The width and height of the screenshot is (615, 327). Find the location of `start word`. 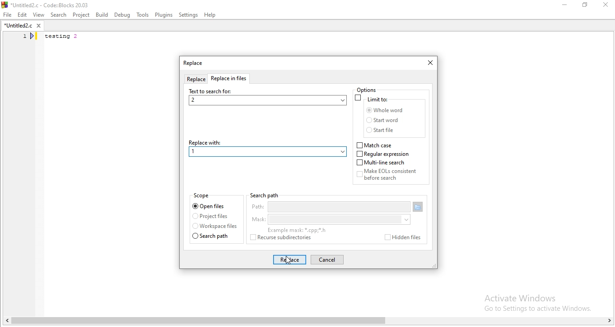

start word is located at coordinates (384, 121).